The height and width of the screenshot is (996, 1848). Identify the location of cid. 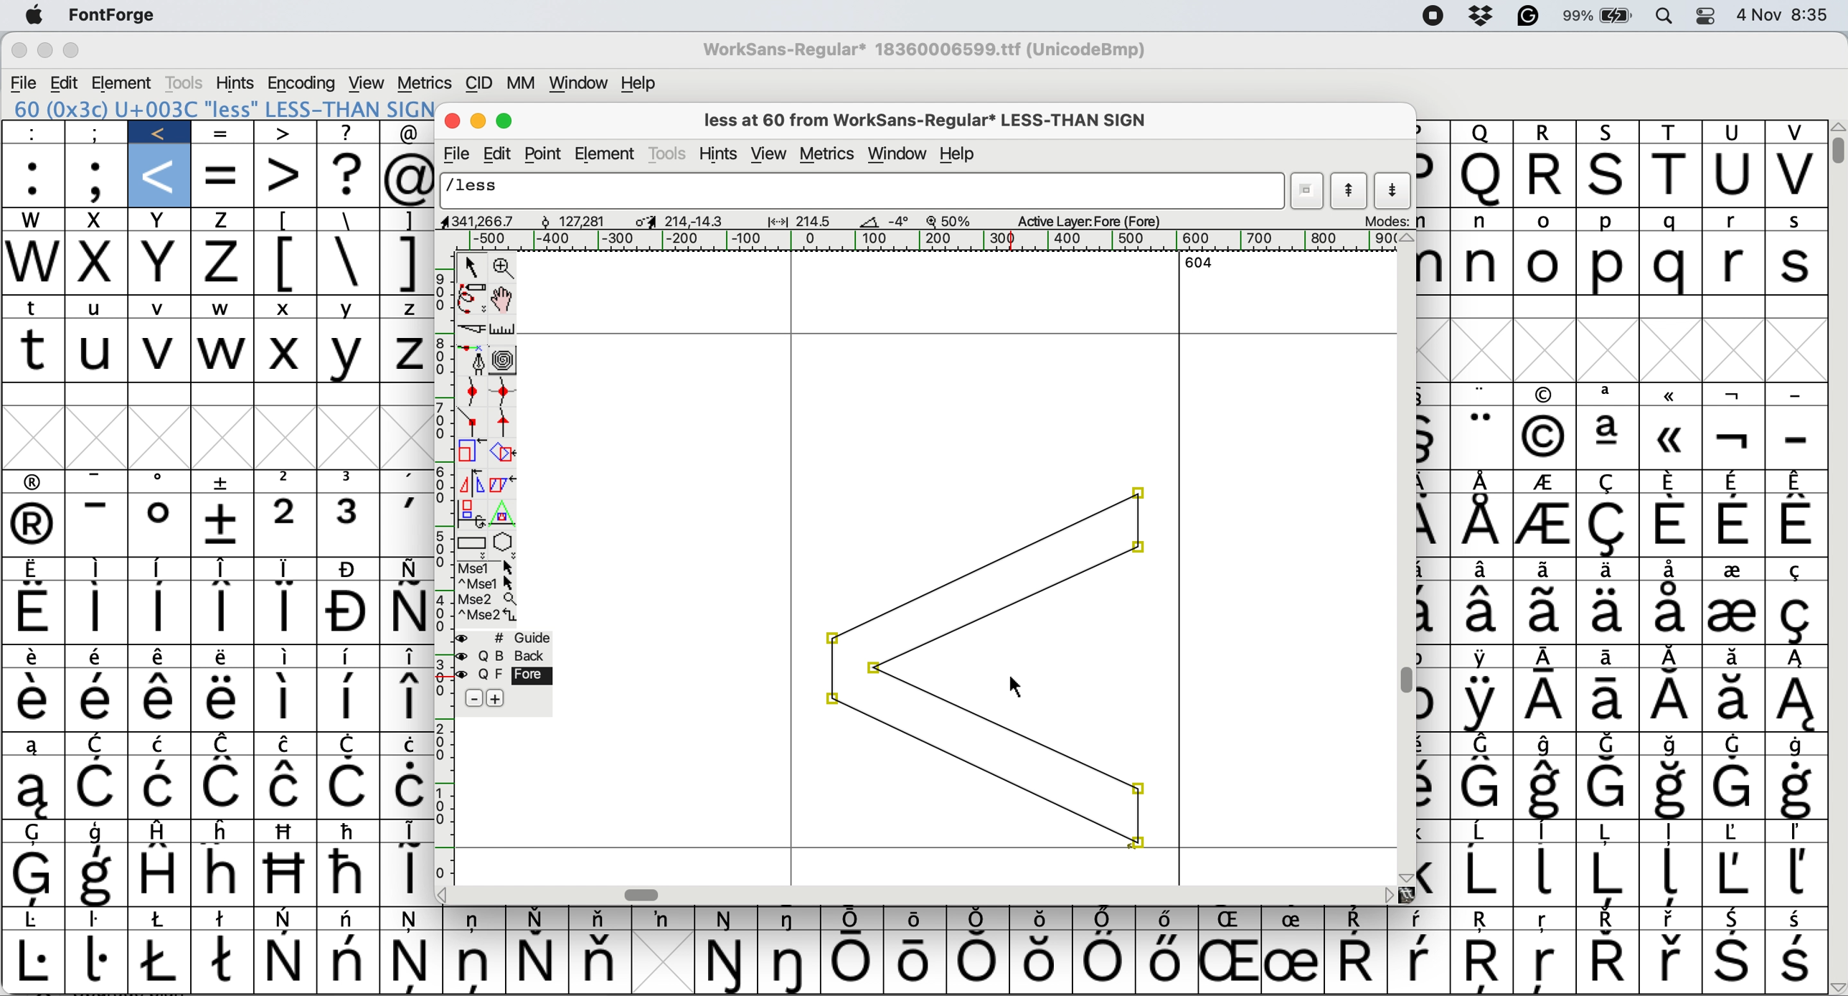
(479, 84).